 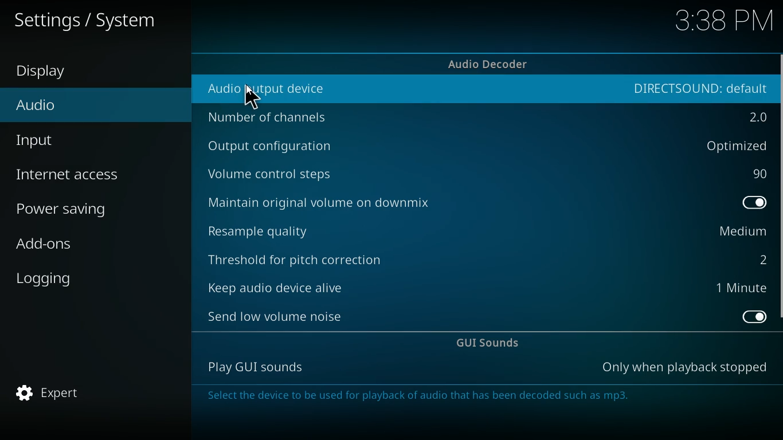 What do you see at coordinates (82, 246) in the screenshot?
I see `add-ons` at bounding box center [82, 246].